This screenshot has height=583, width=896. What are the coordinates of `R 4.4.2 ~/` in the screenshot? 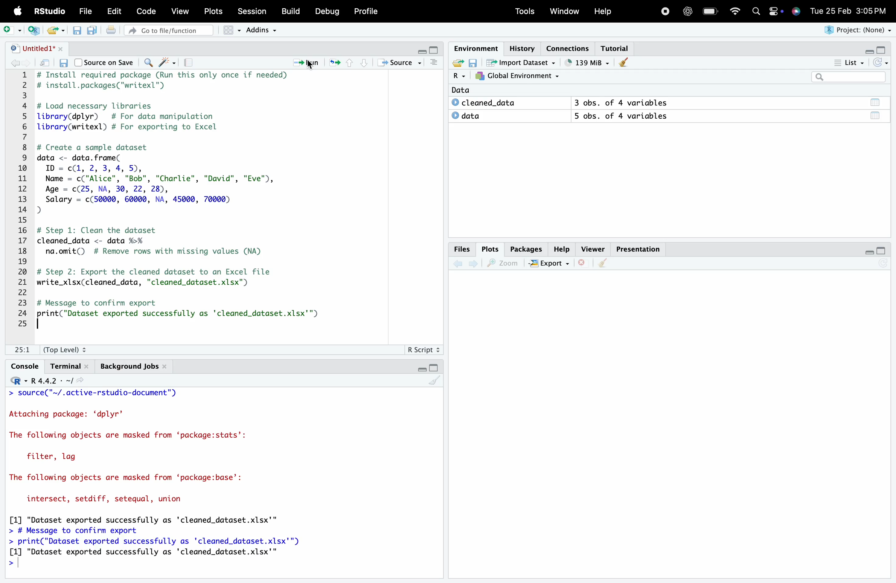 It's located at (53, 380).